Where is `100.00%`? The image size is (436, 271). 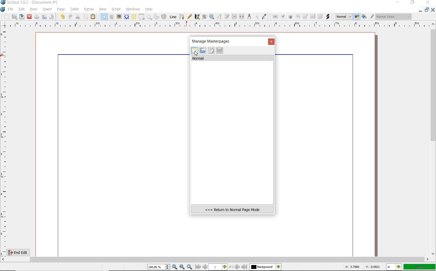 100.00% is located at coordinates (159, 267).